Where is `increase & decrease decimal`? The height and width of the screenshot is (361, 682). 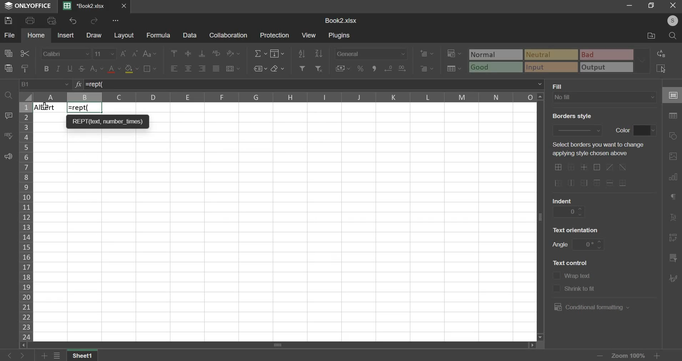
increase & decrease decimal is located at coordinates (395, 68).